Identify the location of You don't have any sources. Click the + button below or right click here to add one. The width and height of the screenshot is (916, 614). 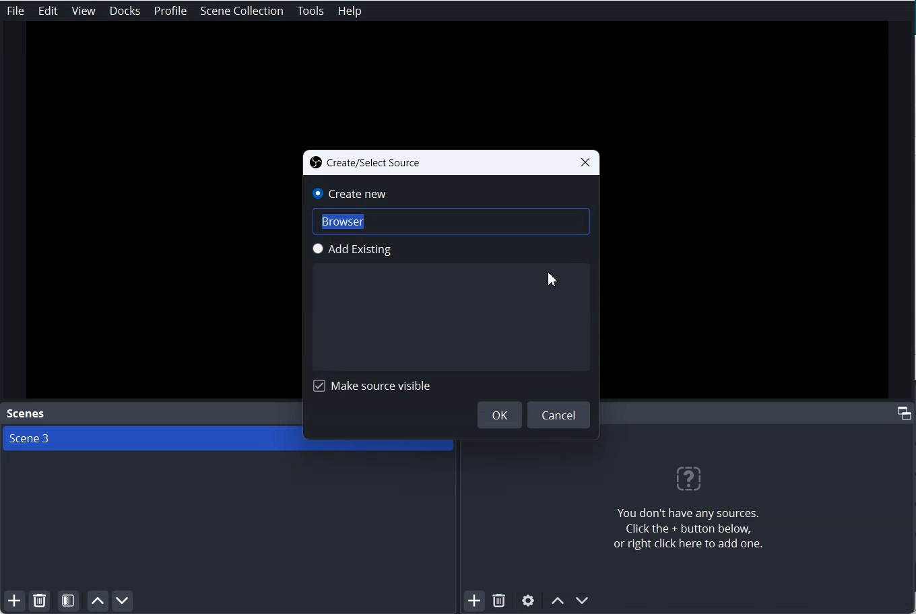
(686, 504).